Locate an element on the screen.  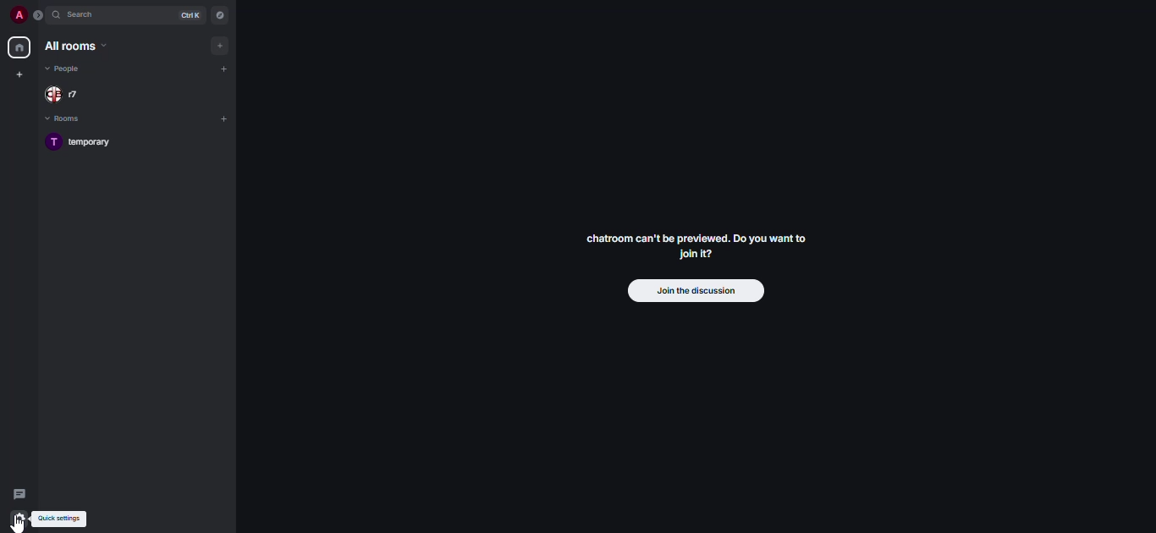
expand is located at coordinates (40, 19).